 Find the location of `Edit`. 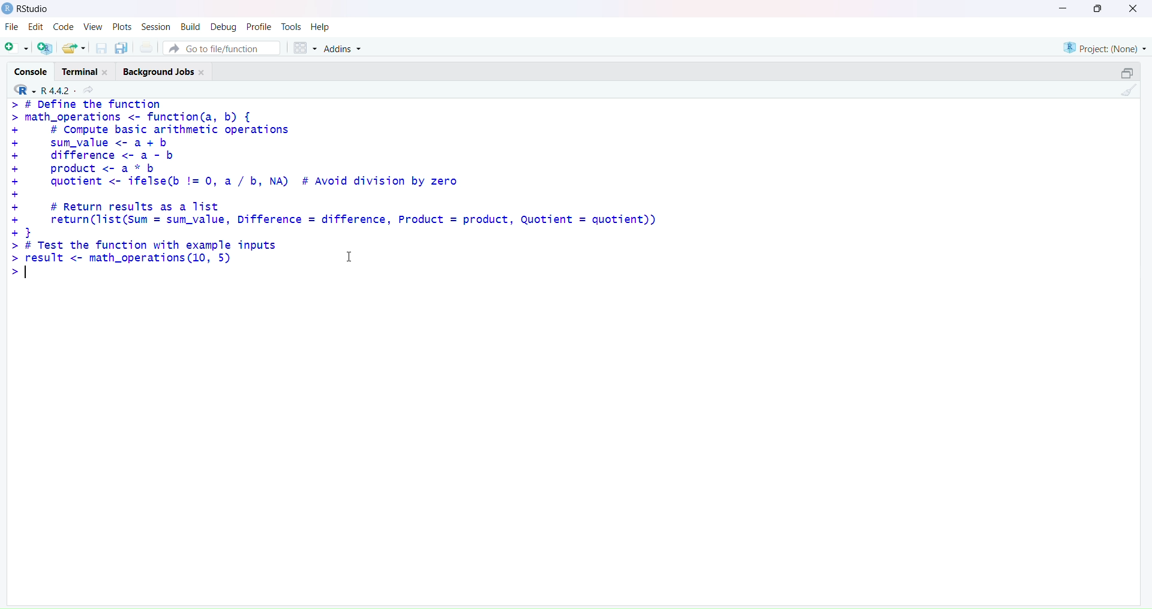

Edit is located at coordinates (33, 28).